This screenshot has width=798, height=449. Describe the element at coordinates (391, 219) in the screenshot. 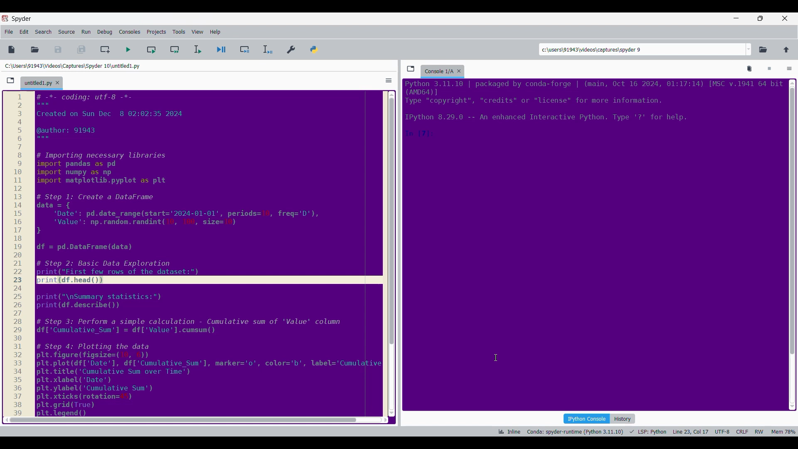

I see `` at that location.